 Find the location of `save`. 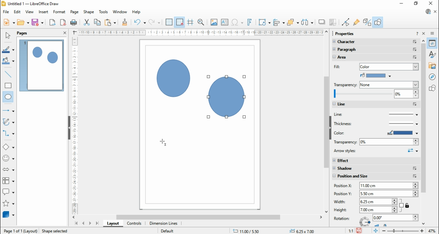

save is located at coordinates (37, 22).